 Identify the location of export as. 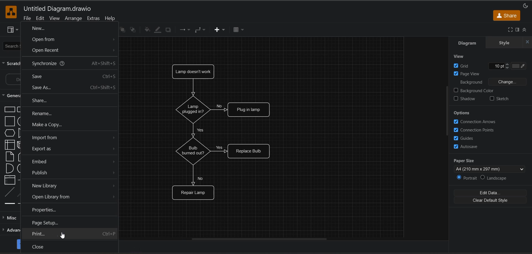
(75, 148).